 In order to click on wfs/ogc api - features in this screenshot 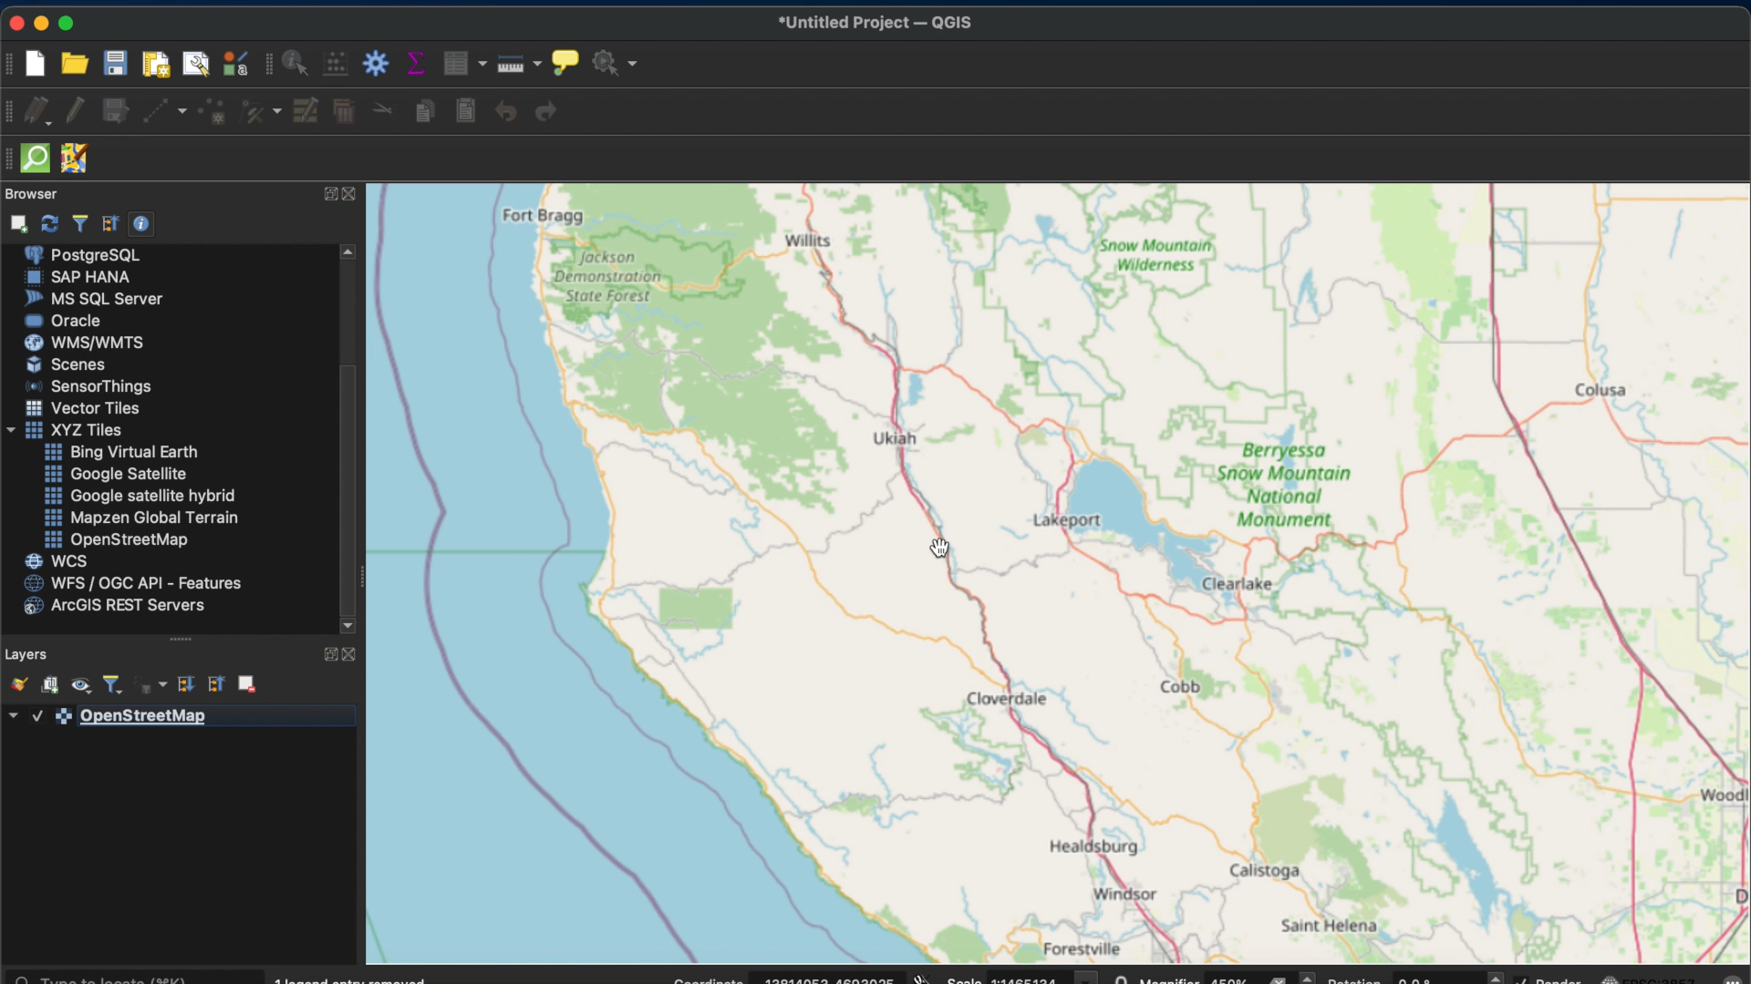, I will do `click(129, 584)`.